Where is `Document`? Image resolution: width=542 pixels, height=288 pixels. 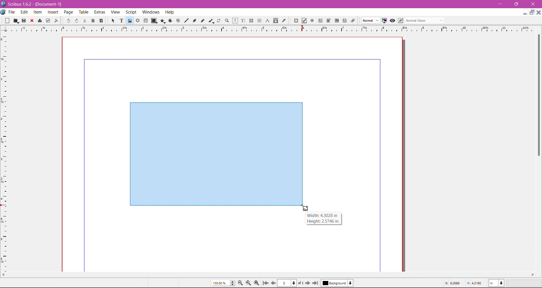
Document is located at coordinates (3, 12).